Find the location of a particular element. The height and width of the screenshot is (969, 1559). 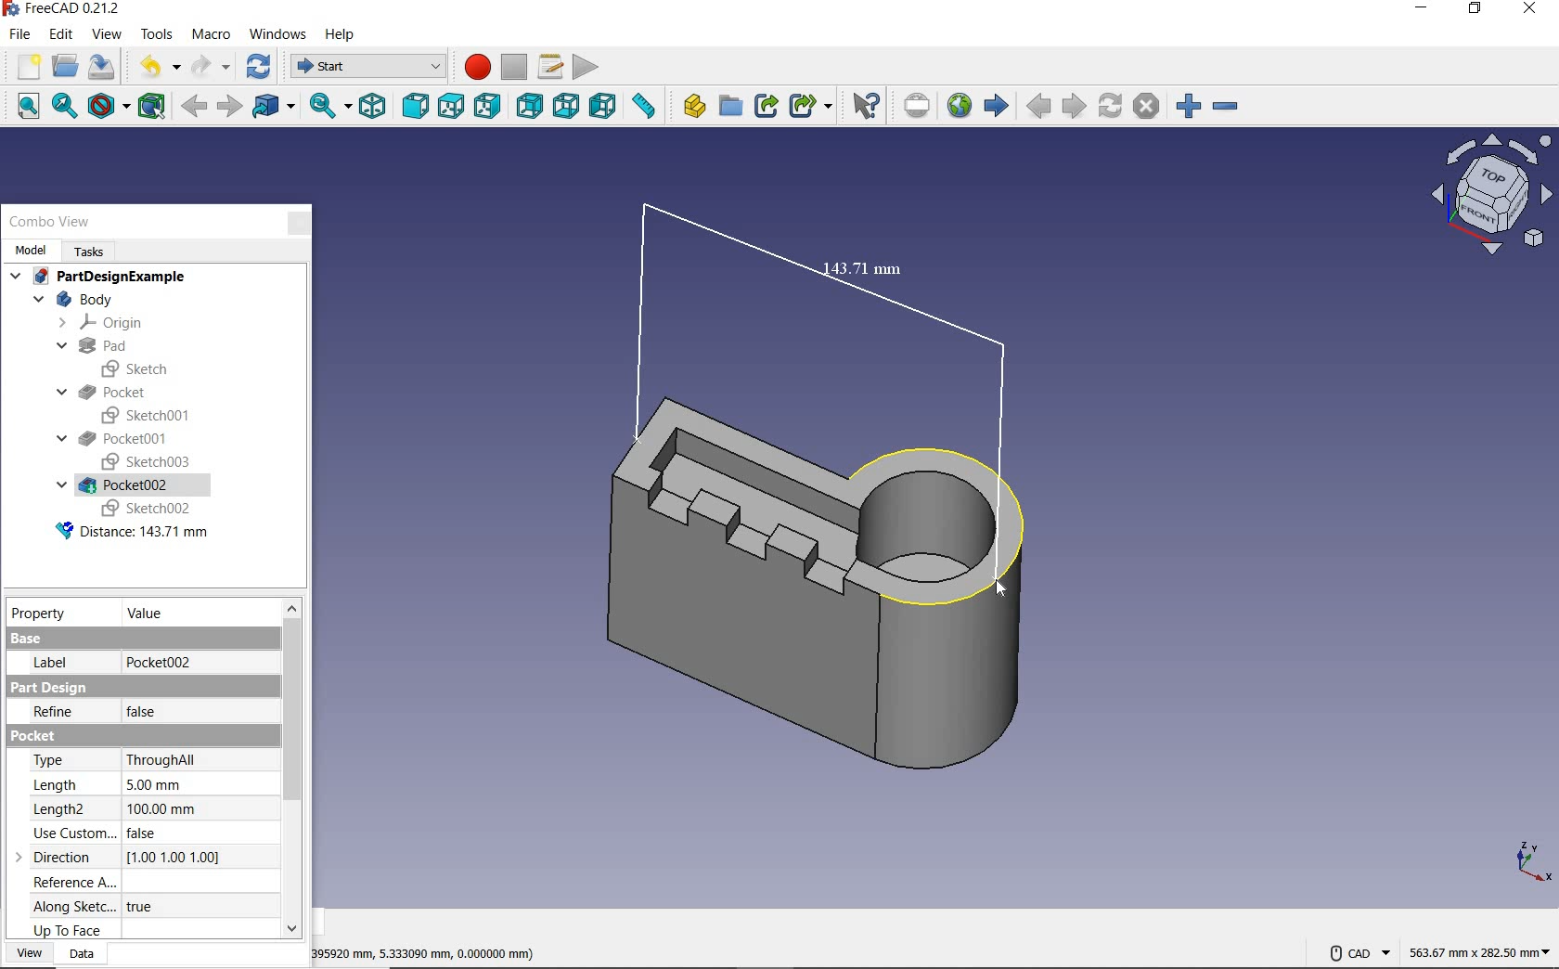

up to face is located at coordinates (71, 931).